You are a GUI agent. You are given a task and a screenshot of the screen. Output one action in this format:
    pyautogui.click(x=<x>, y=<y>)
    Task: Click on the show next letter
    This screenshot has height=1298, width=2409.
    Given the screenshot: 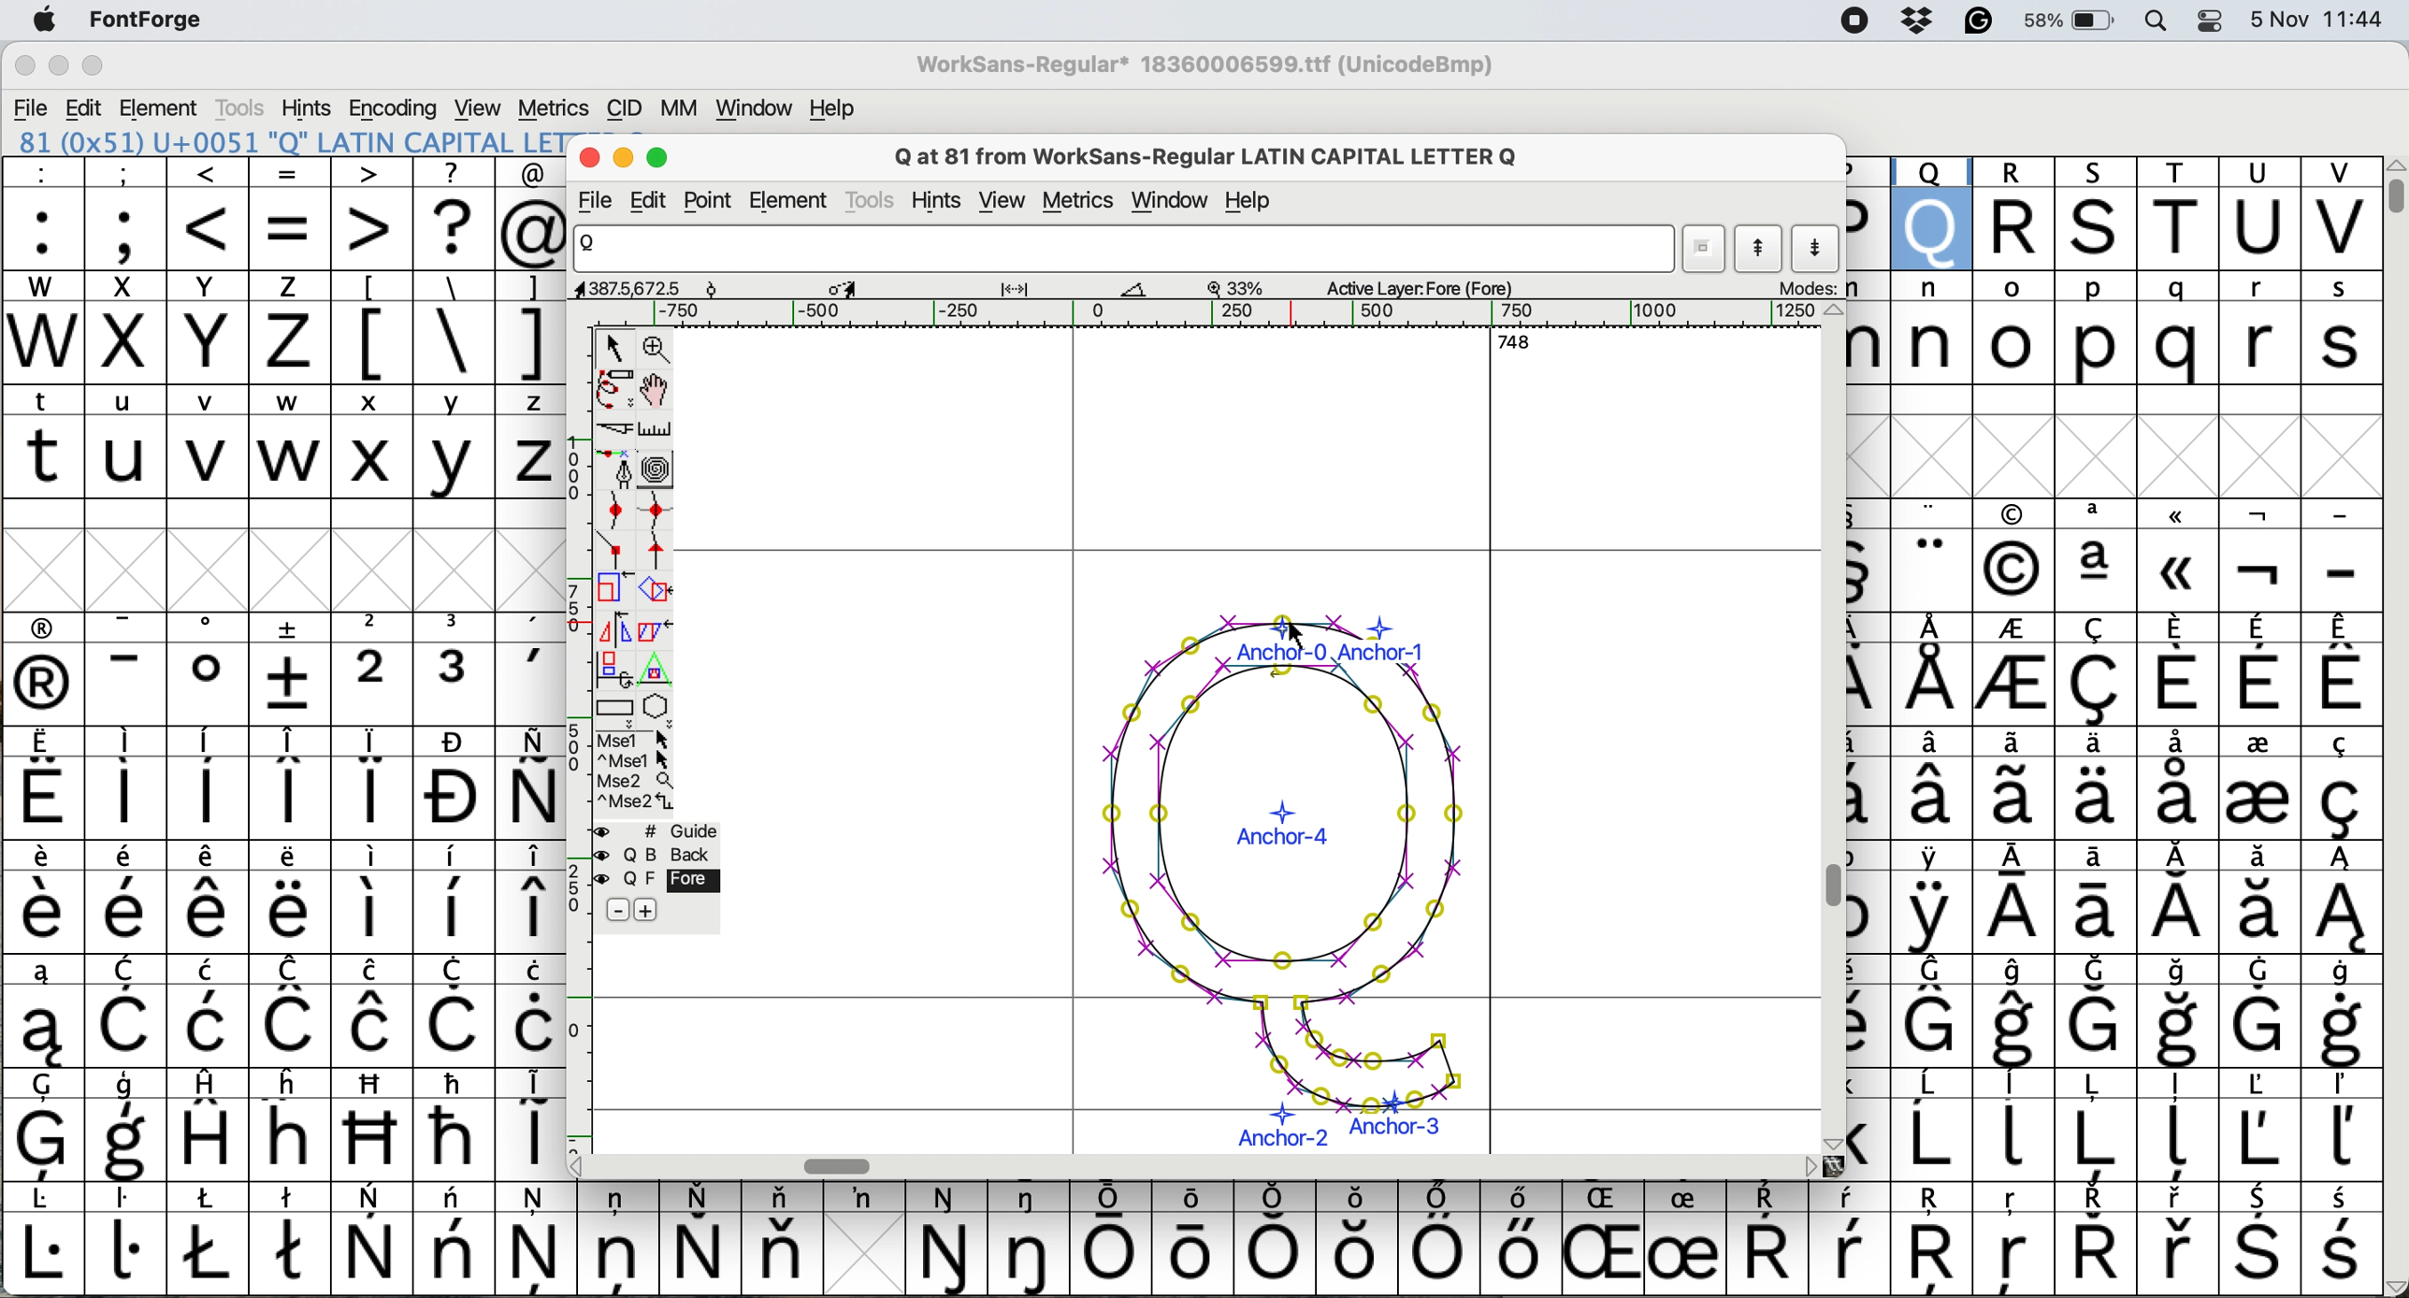 What is the action you would take?
    pyautogui.click(x=1818, y=252)
    